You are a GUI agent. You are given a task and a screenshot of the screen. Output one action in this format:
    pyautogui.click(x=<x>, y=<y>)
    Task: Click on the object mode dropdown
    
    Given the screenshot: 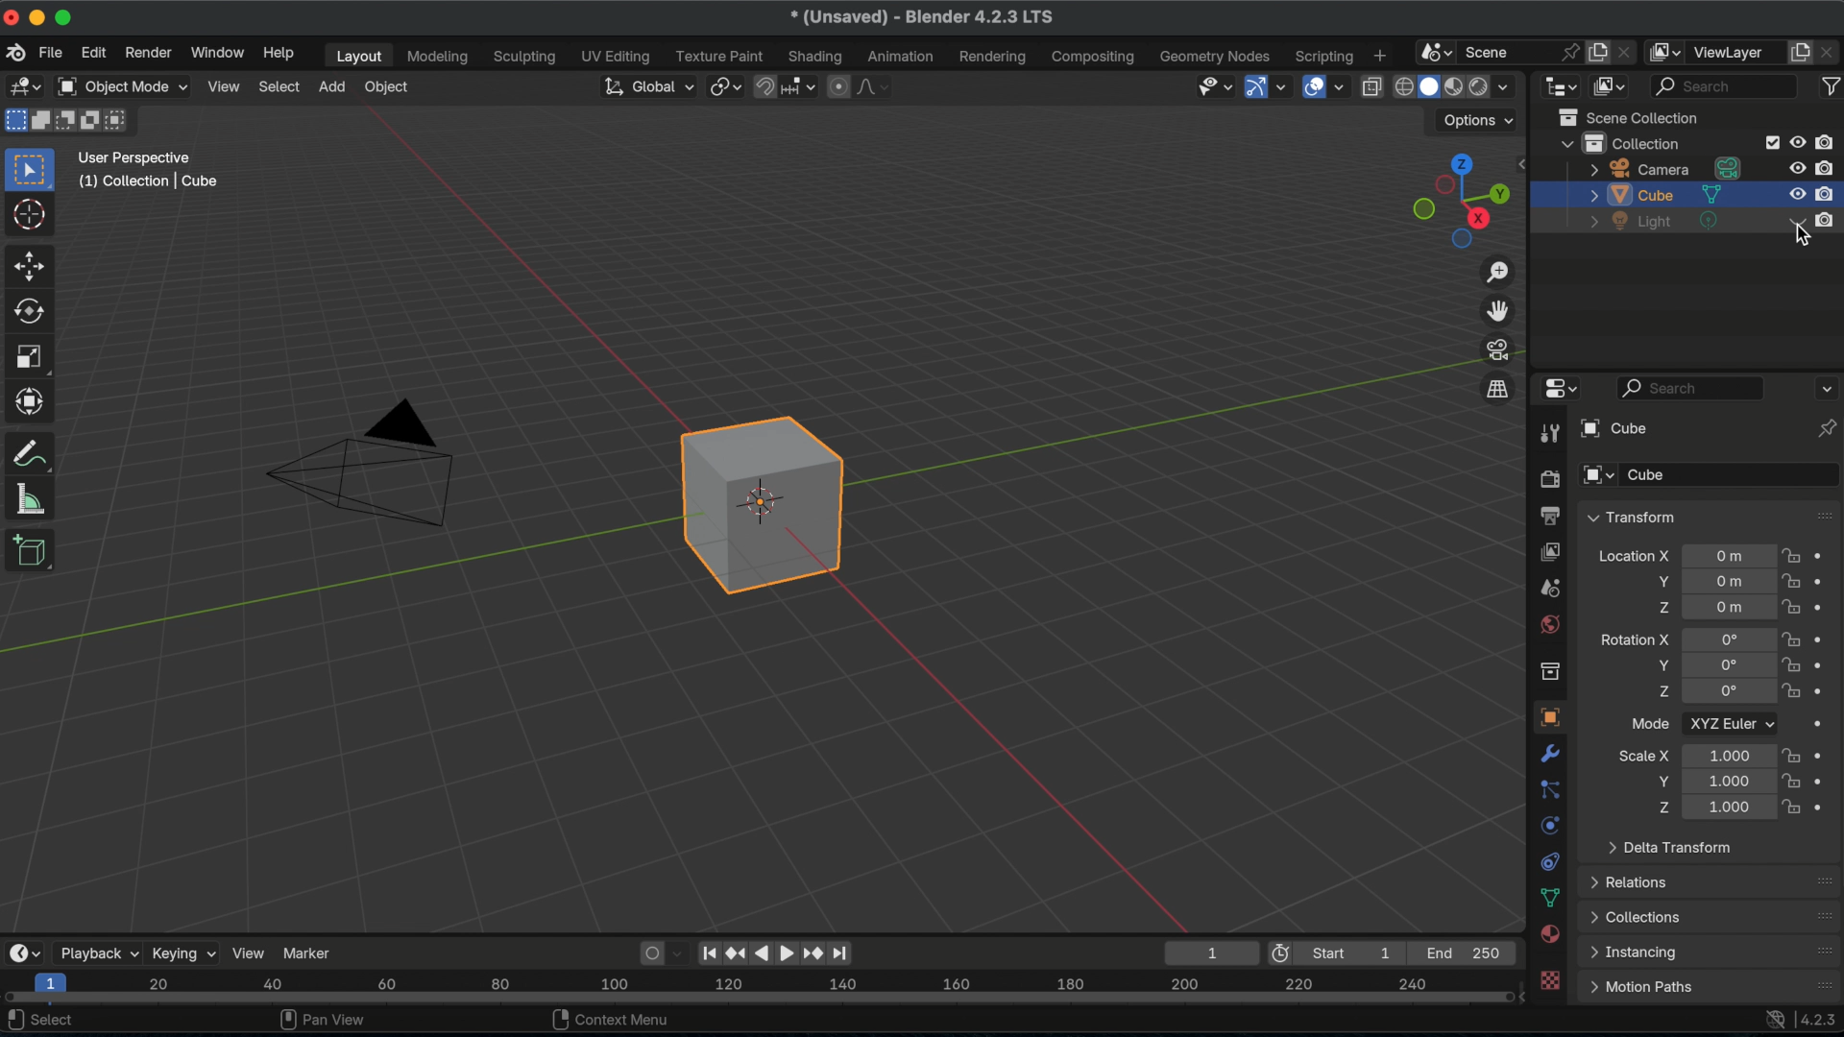 What is the action you would take?
    pyautogui.click(x=125, y=85)
    